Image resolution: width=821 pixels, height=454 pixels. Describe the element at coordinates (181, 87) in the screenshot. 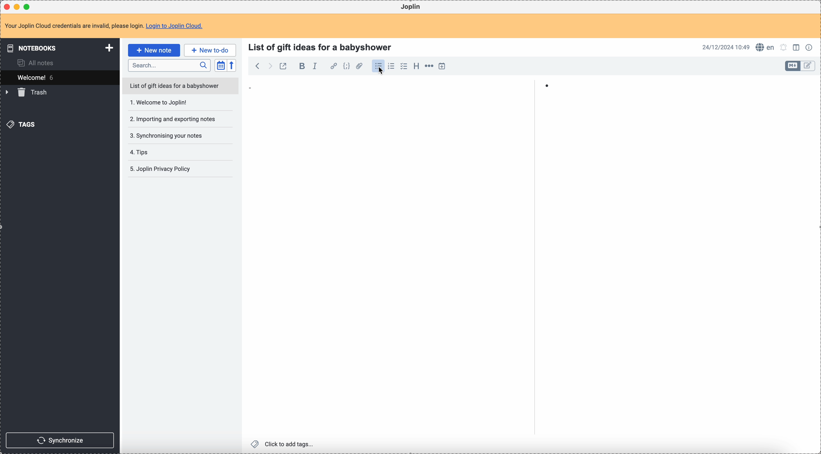

I see `list of gift ideas for a babyshower` at that location.